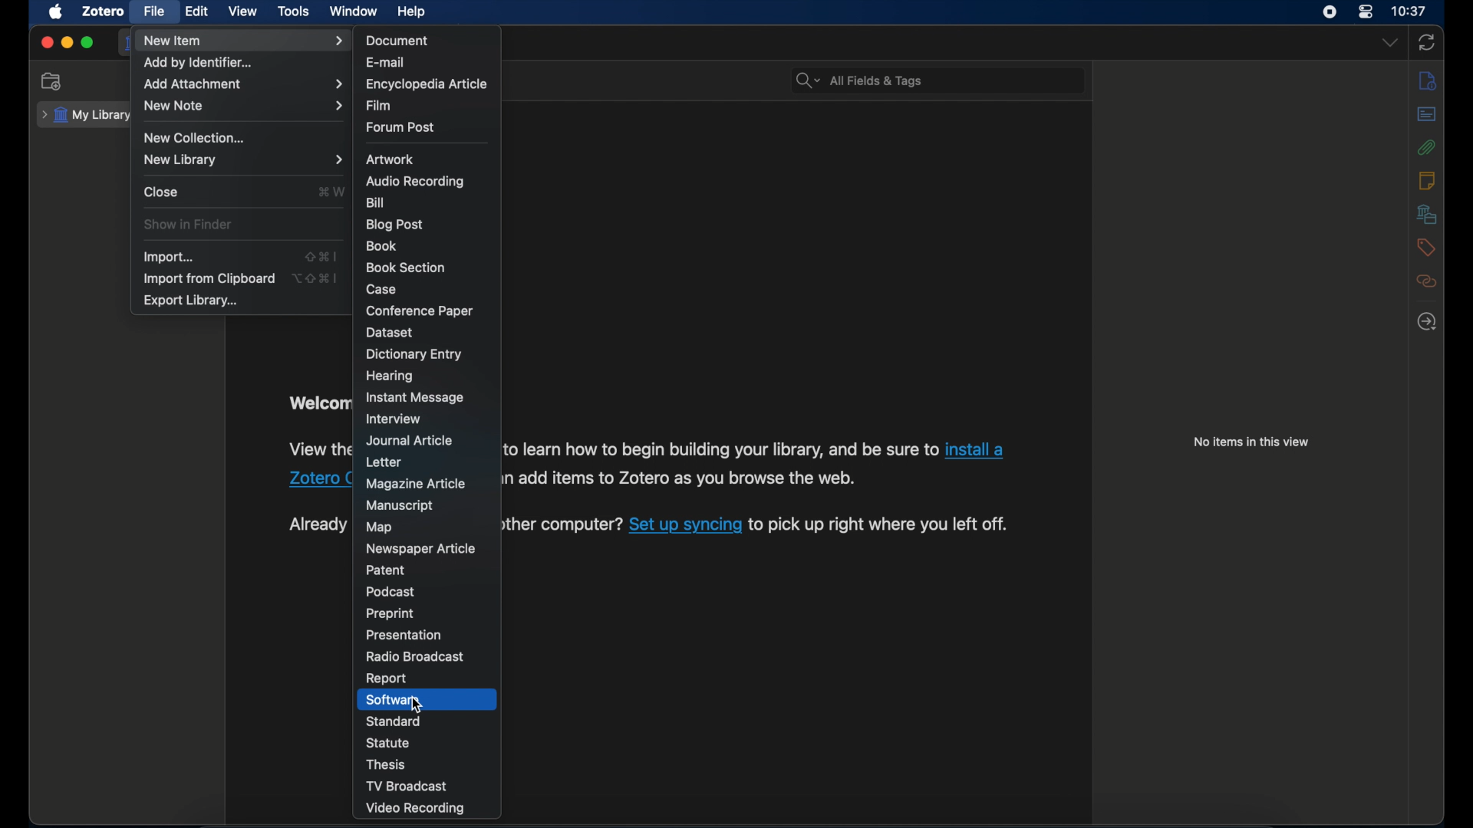  What do you see at coordinates (318, 402) in the screenshot?
I see `welcome to zotero` at bounding box center [318, 402].